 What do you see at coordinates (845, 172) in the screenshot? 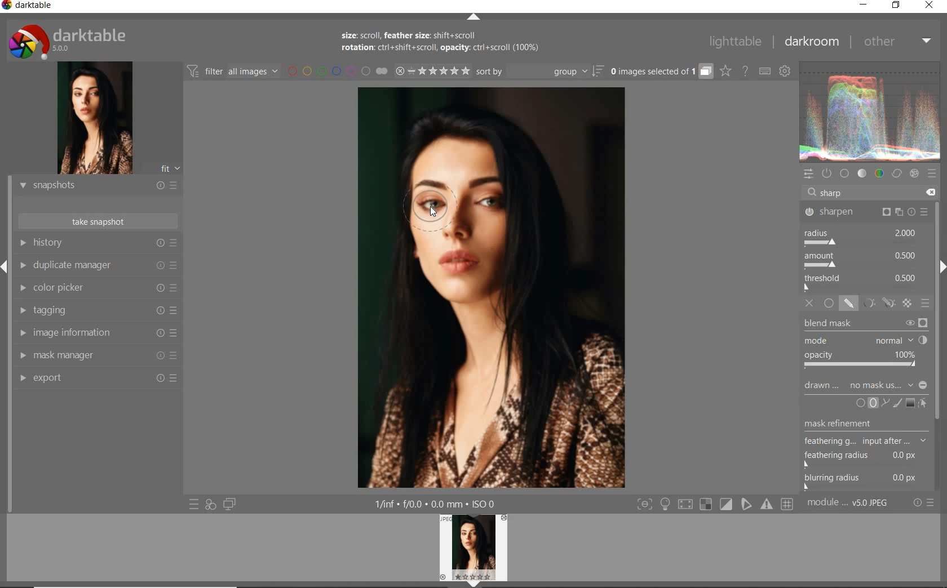
I see `base` at bounding box center [845, 172].